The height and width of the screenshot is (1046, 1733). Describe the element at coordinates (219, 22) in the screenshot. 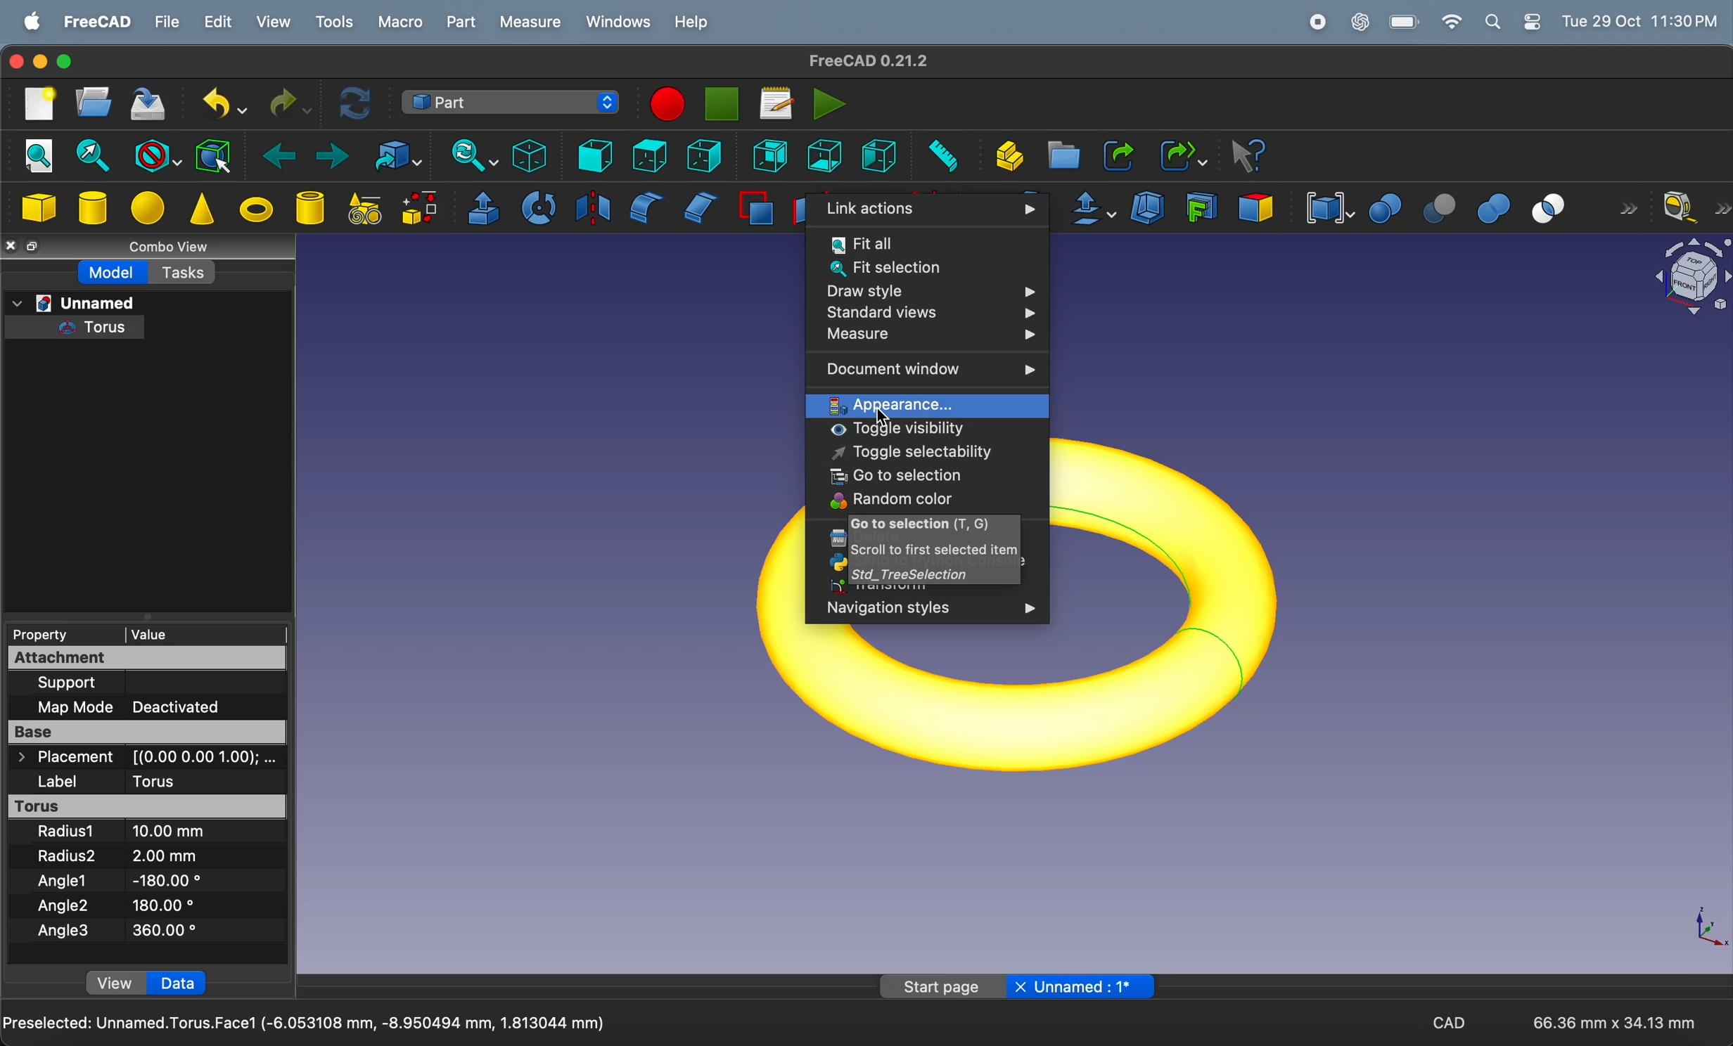

I see `edit` at that location.